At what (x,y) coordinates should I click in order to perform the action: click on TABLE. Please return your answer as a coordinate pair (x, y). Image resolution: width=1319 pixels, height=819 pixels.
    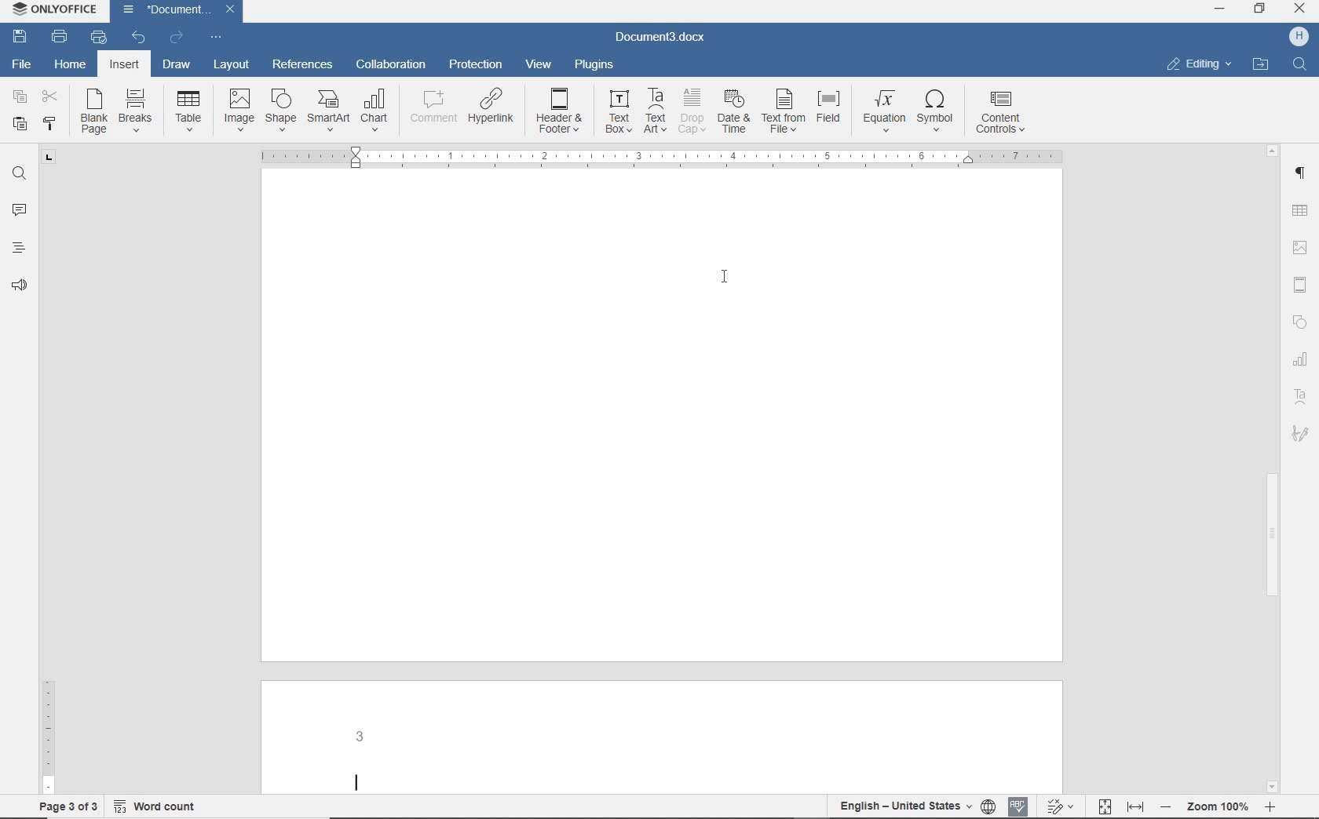
    Looking at the image, I should click on (188, 111).